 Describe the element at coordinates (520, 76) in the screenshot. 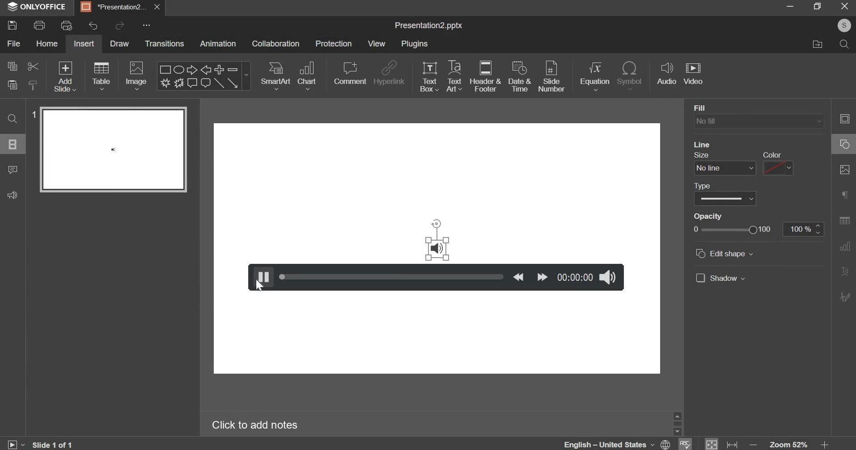

I see `date & time` at that location.